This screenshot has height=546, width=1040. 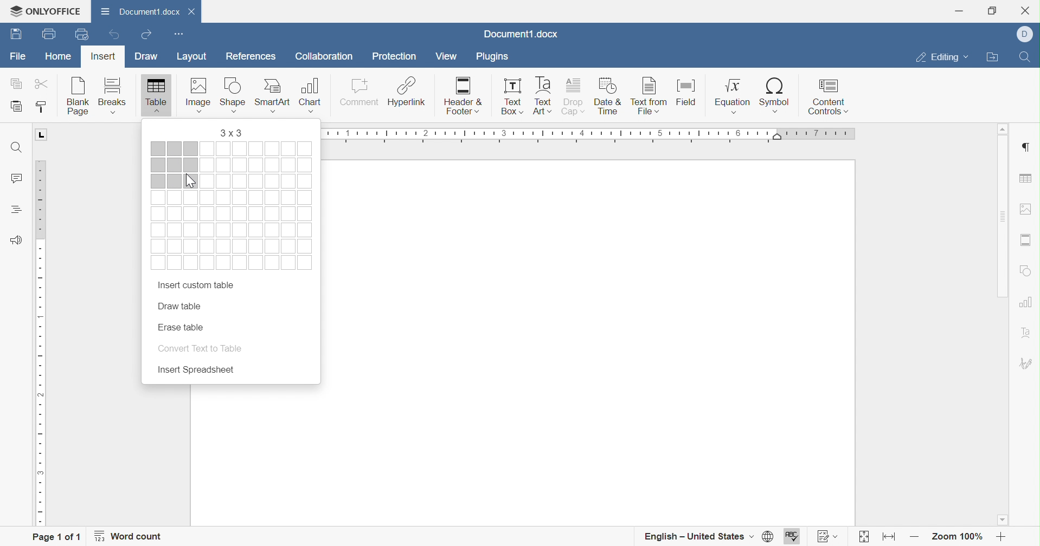 What do you see at coordinates (1001, 537) in the screenshot?
I see `Zoom in` at bounding box center [1001, 537].